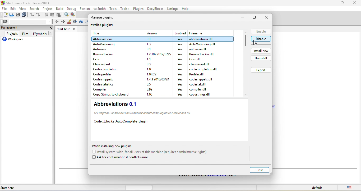 The width and height of the screenshot is (361, 191). Describe the element at coordinates (180, 84) in the screenshot. I see `yes` at that location.